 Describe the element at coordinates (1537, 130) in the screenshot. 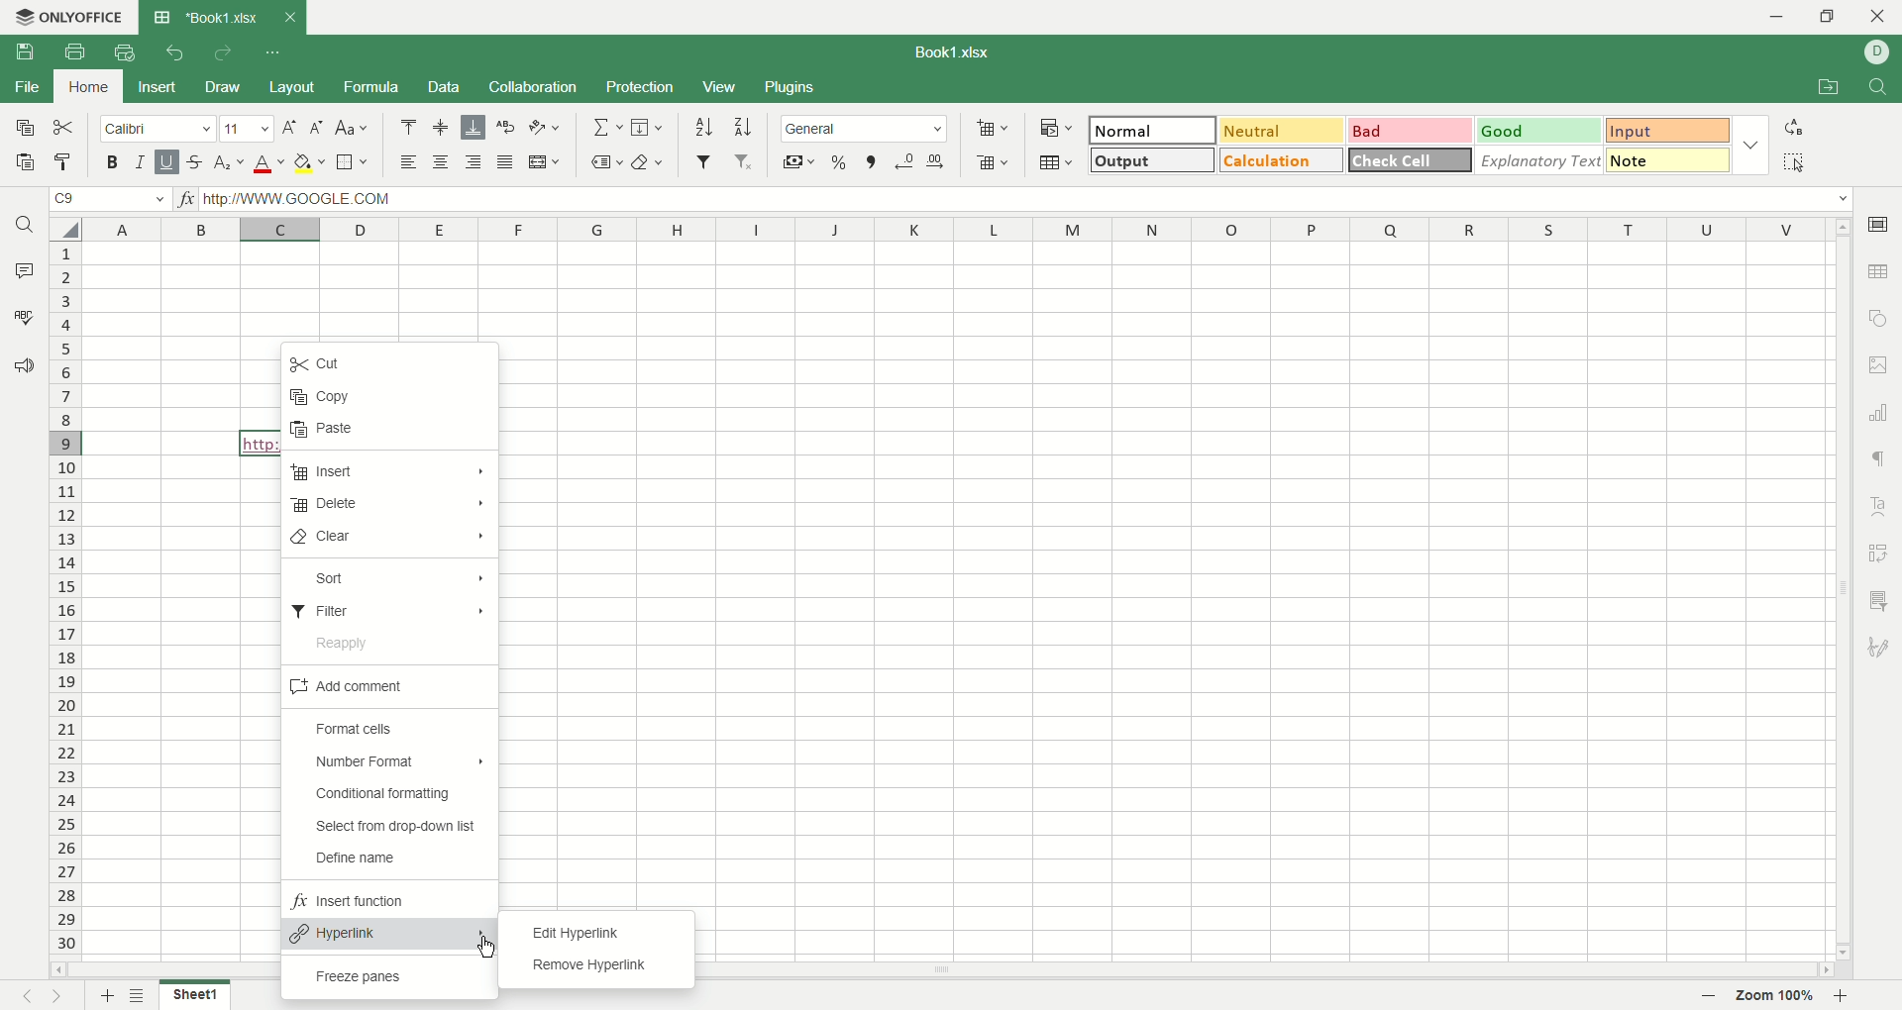

I see `good` at that location.